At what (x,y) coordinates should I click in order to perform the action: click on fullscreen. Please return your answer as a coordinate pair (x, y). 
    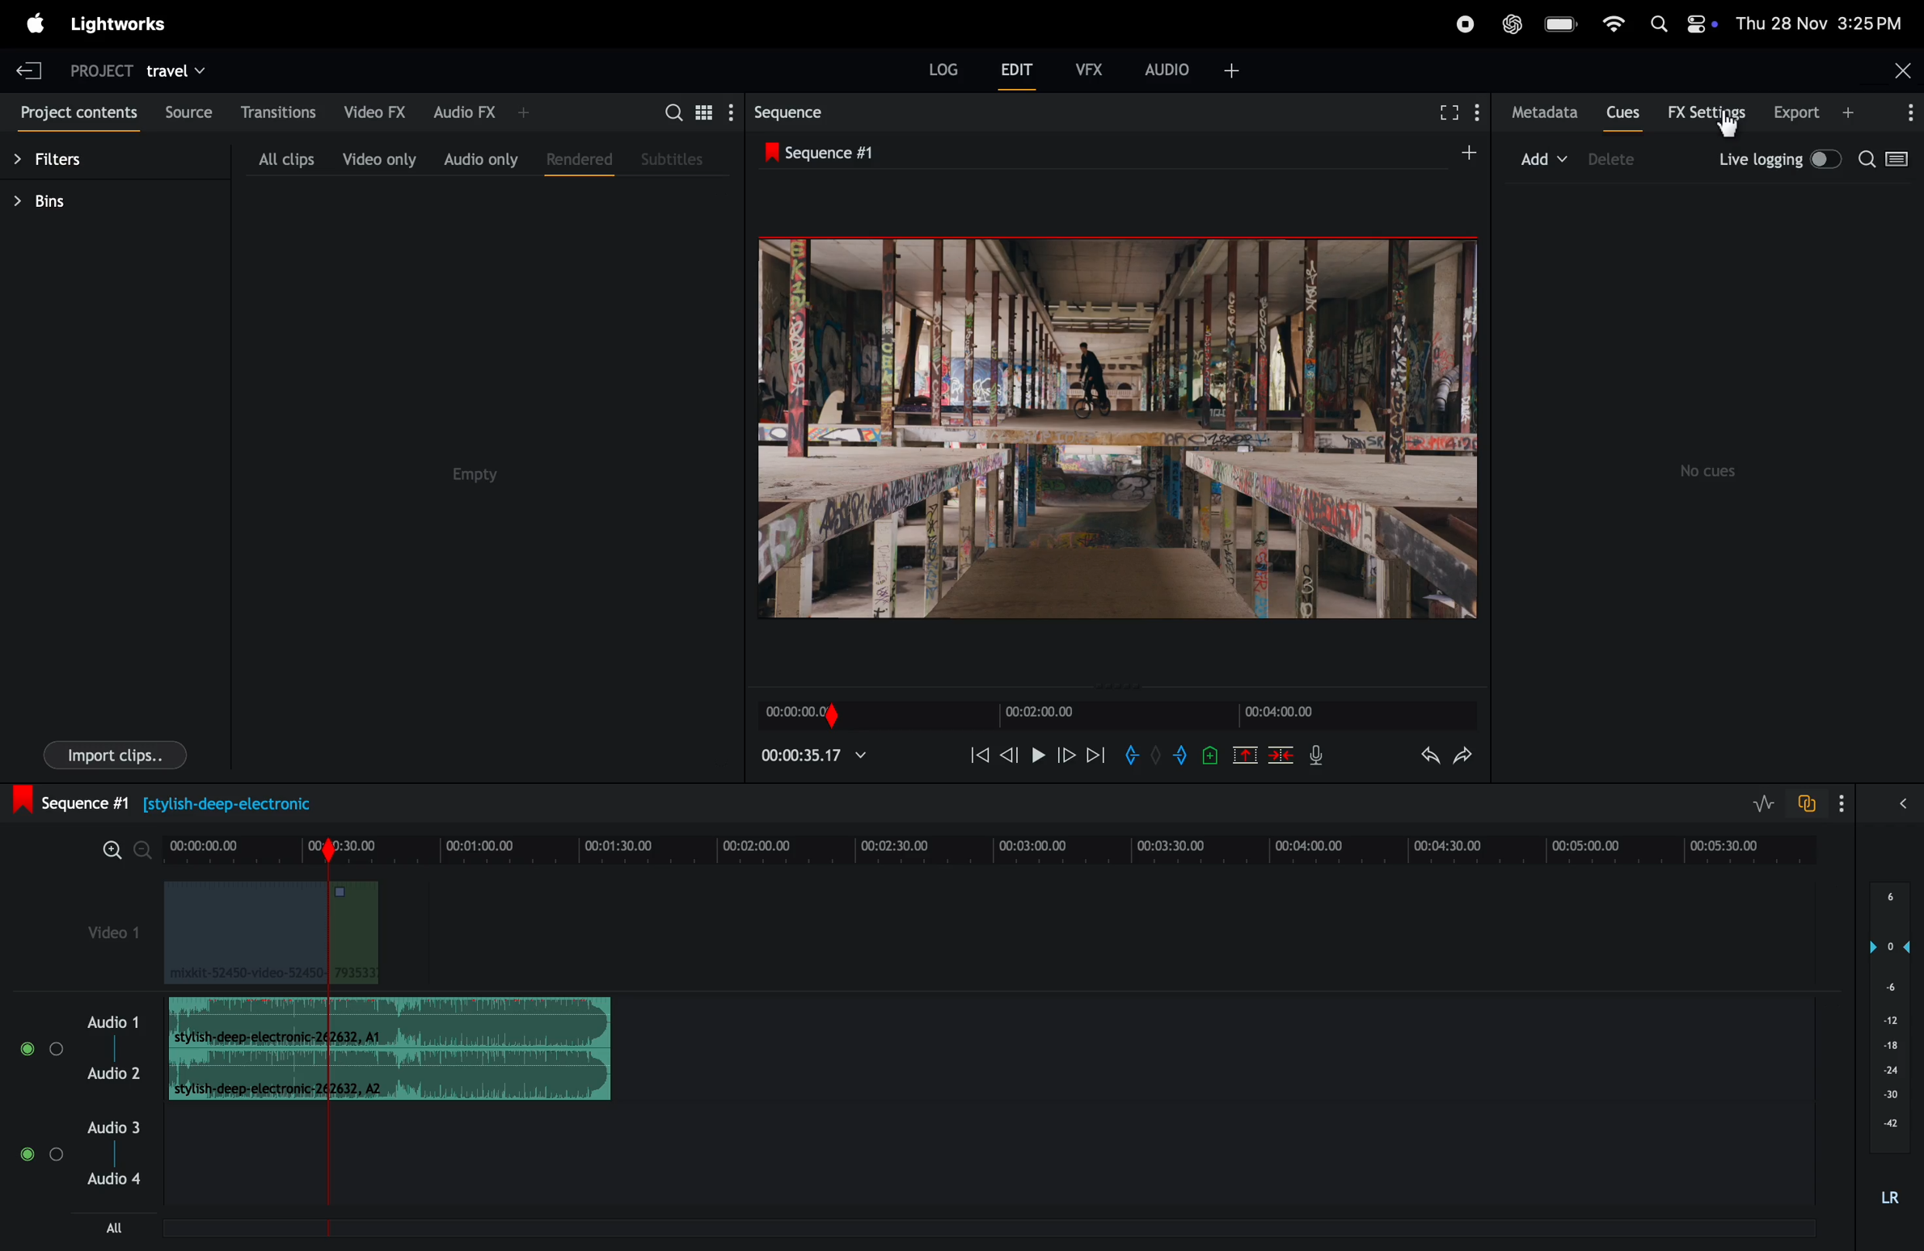
    Looking at the image, I should click on (1447, 115).